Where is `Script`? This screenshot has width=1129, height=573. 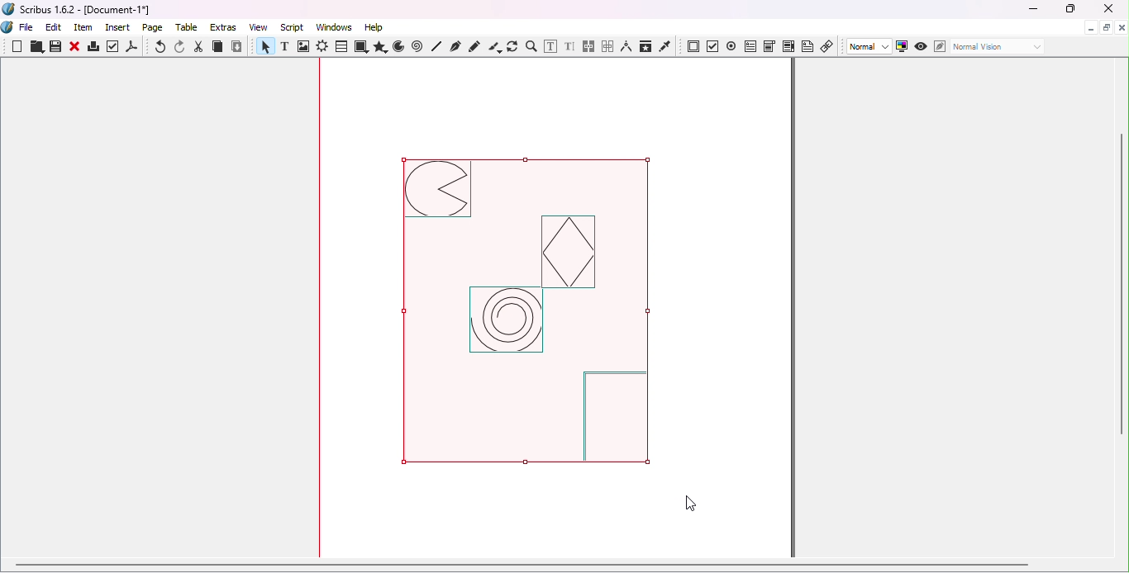 Script is located at coordinates (294, 26).